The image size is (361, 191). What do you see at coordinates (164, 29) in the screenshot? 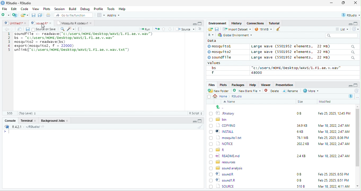
I see `up` at bounding box center [164, 29].